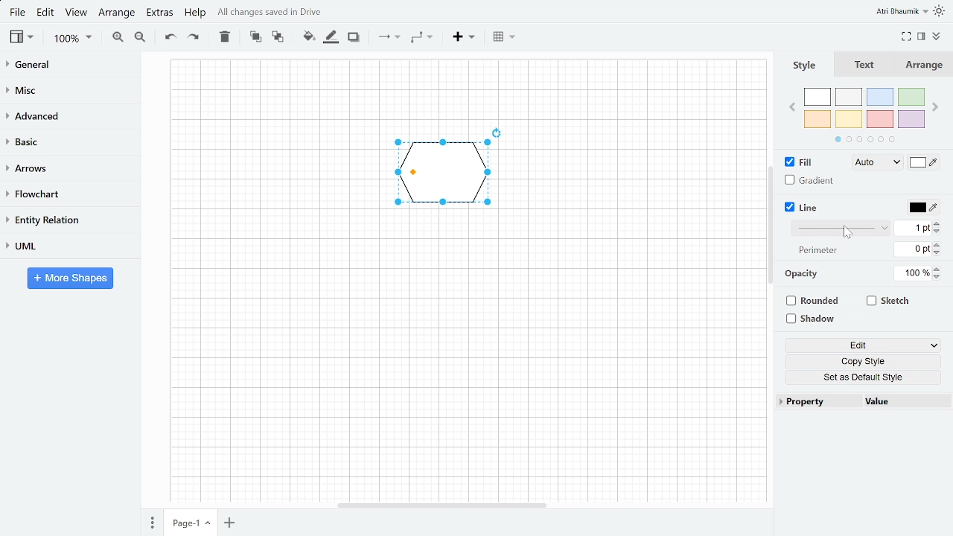 The image size is (953, 536). I want to click on Perimeter, so click(819, 249).